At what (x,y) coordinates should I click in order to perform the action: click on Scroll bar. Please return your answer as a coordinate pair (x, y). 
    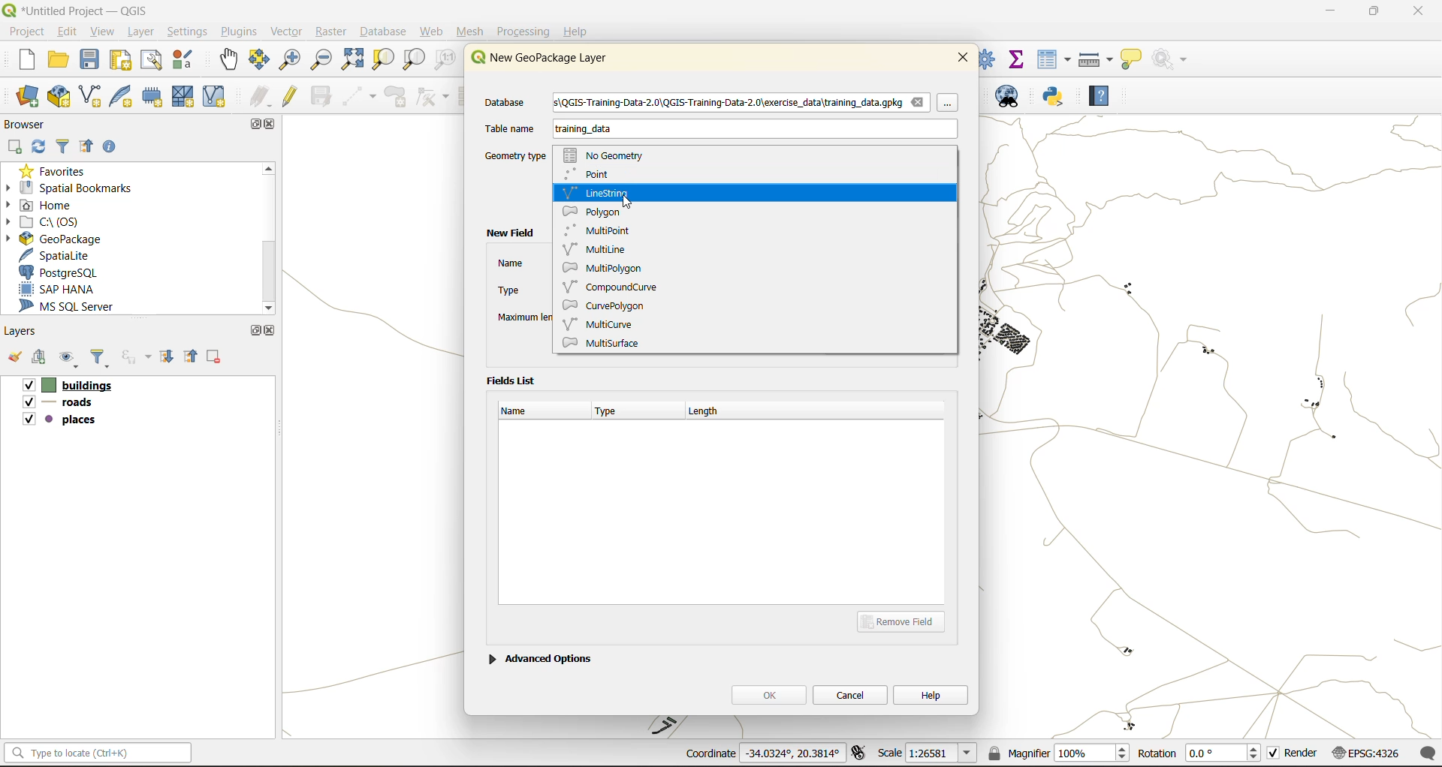
    Looking at the image, I should click on (267, 238).